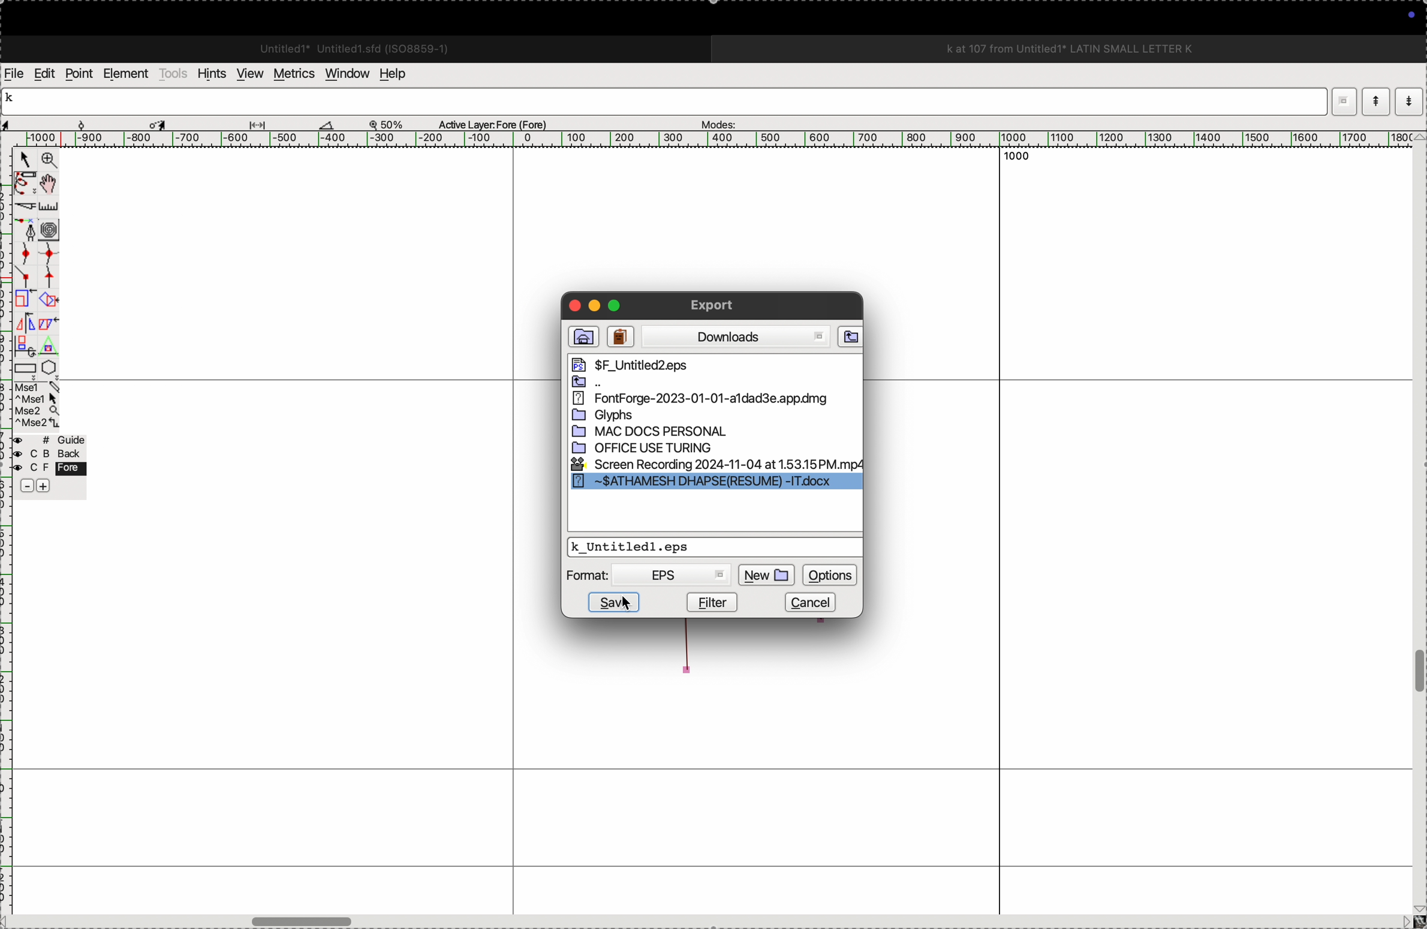  Describe the element at coordinates (767, 575) in the screenshot. I see `new` at that location.